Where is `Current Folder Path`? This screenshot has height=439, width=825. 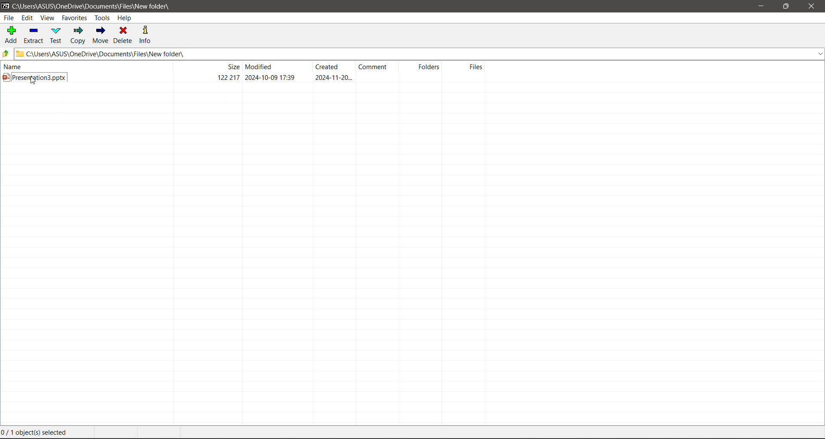 Current Folder Path is located at coordinates (419, 53).